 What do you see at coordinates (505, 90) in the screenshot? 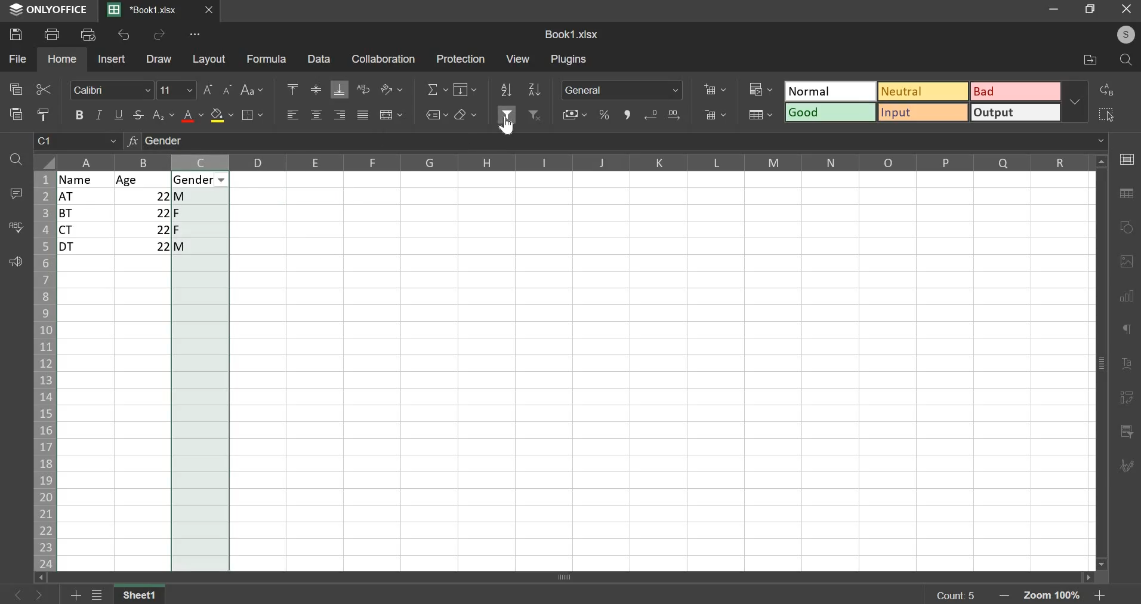
I see `sort` at bounding box center [505, 90].